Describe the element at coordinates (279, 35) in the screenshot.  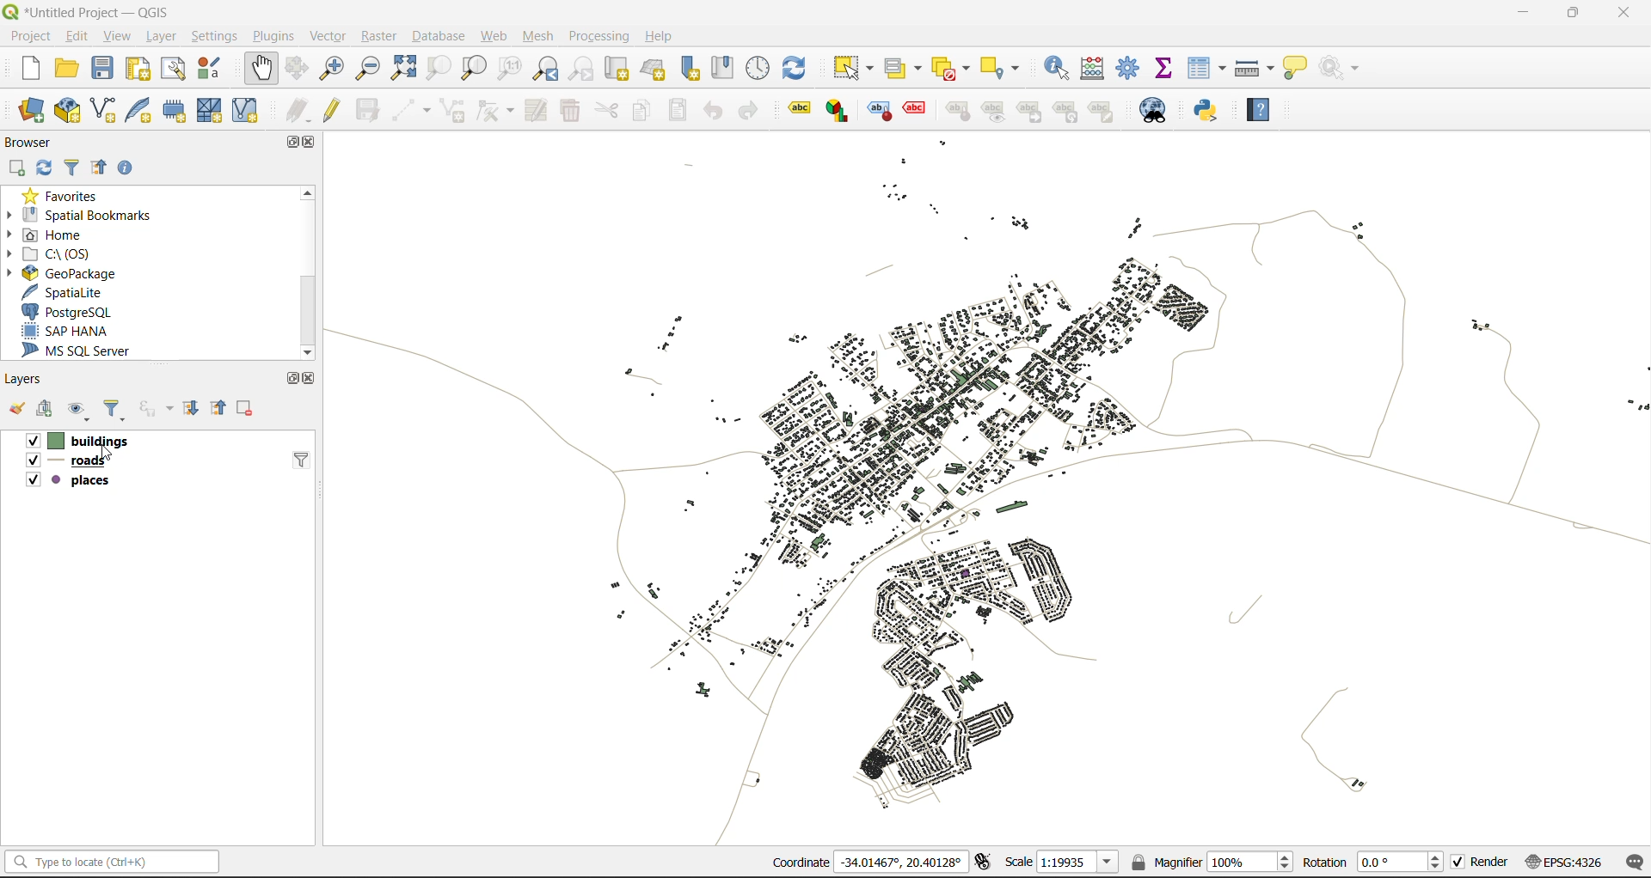
I see `plugins` at that location.